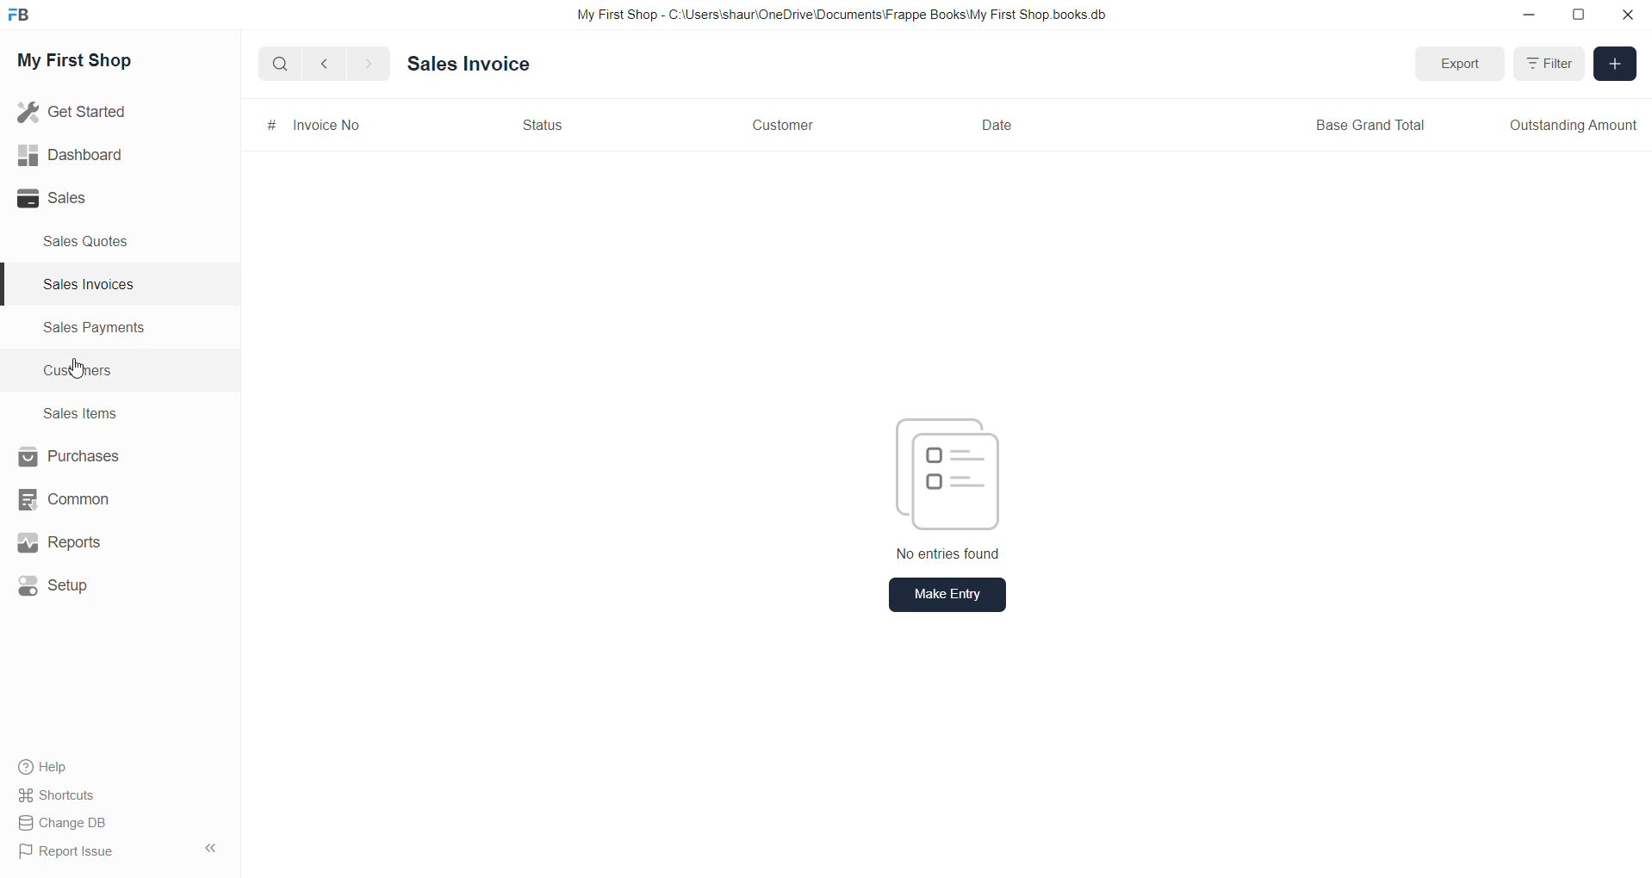 The width and height of the screenshot is (1652, 878). I want to click on Search, so click(280, 66).